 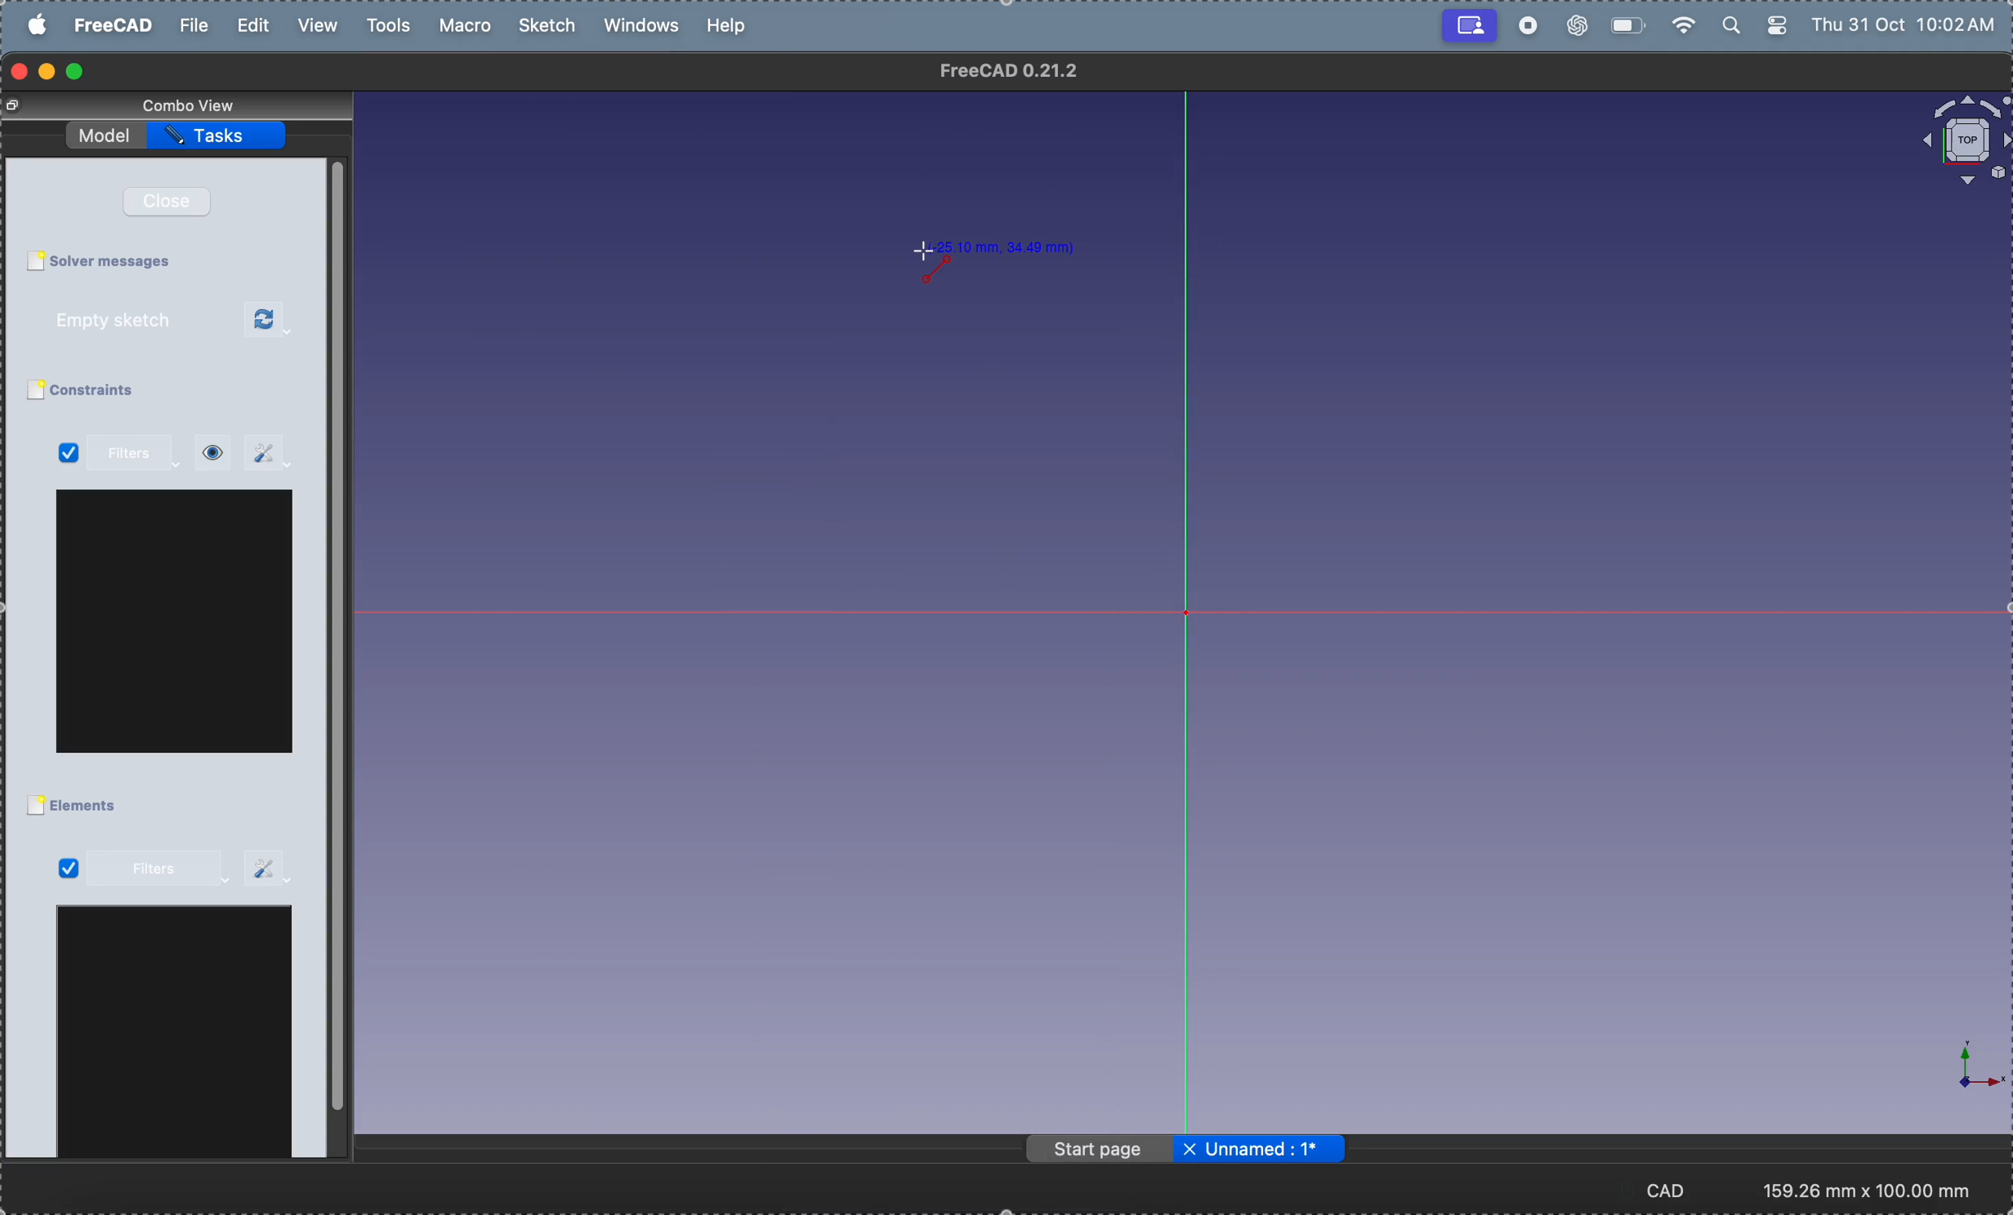 I want to click on free cad, so click(x=116, y=24).